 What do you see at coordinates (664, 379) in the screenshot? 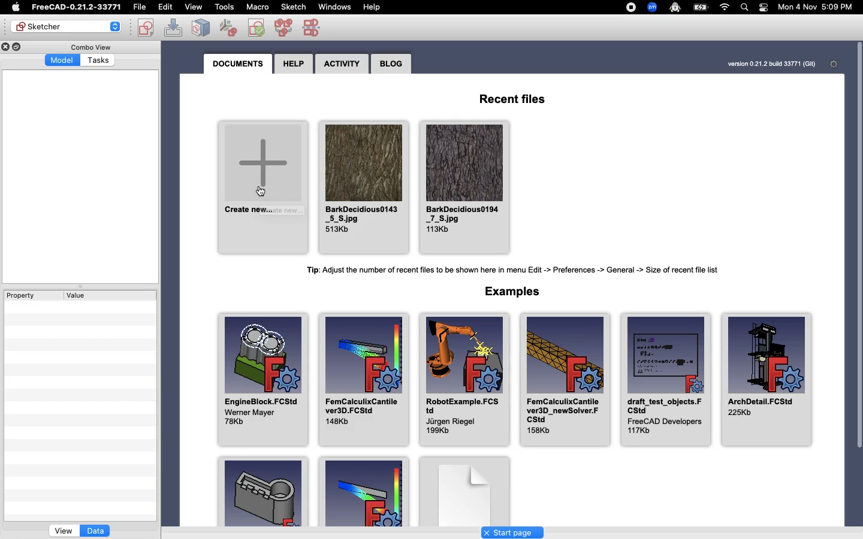
I see `draft_test_objects.FCStd FreeCad Developers 117Kb` at bounding box center [664, 379].